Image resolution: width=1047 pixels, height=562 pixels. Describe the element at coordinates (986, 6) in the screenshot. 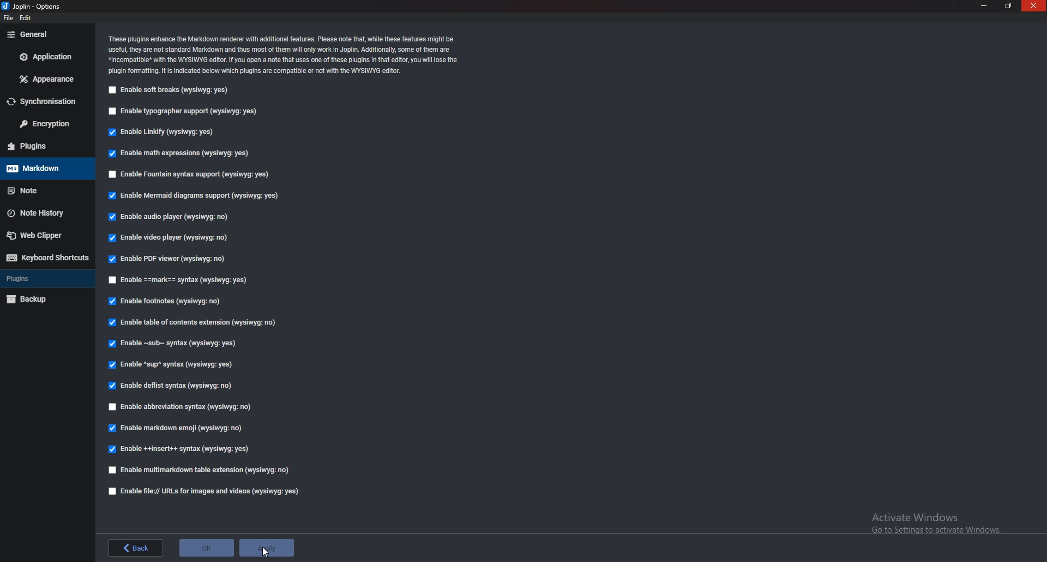

I see `minimize` at that location.